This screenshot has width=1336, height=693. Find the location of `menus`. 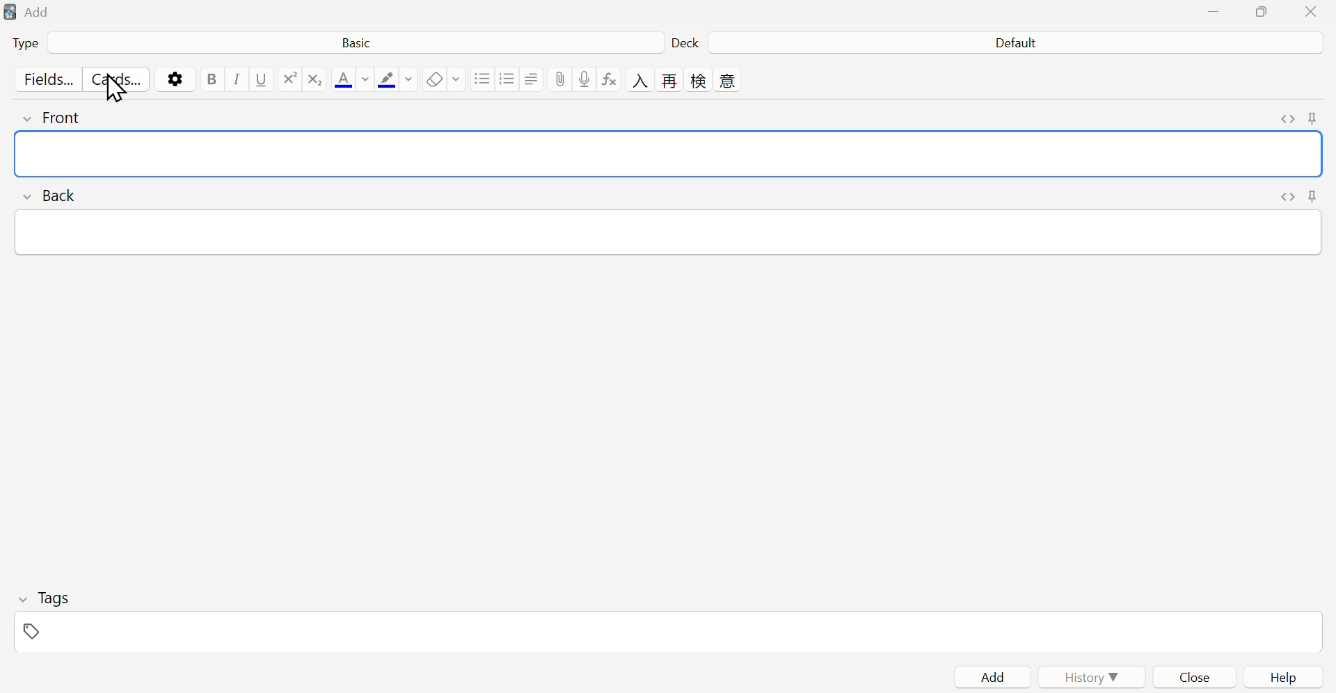

menus is located at coordinates (511, 80).